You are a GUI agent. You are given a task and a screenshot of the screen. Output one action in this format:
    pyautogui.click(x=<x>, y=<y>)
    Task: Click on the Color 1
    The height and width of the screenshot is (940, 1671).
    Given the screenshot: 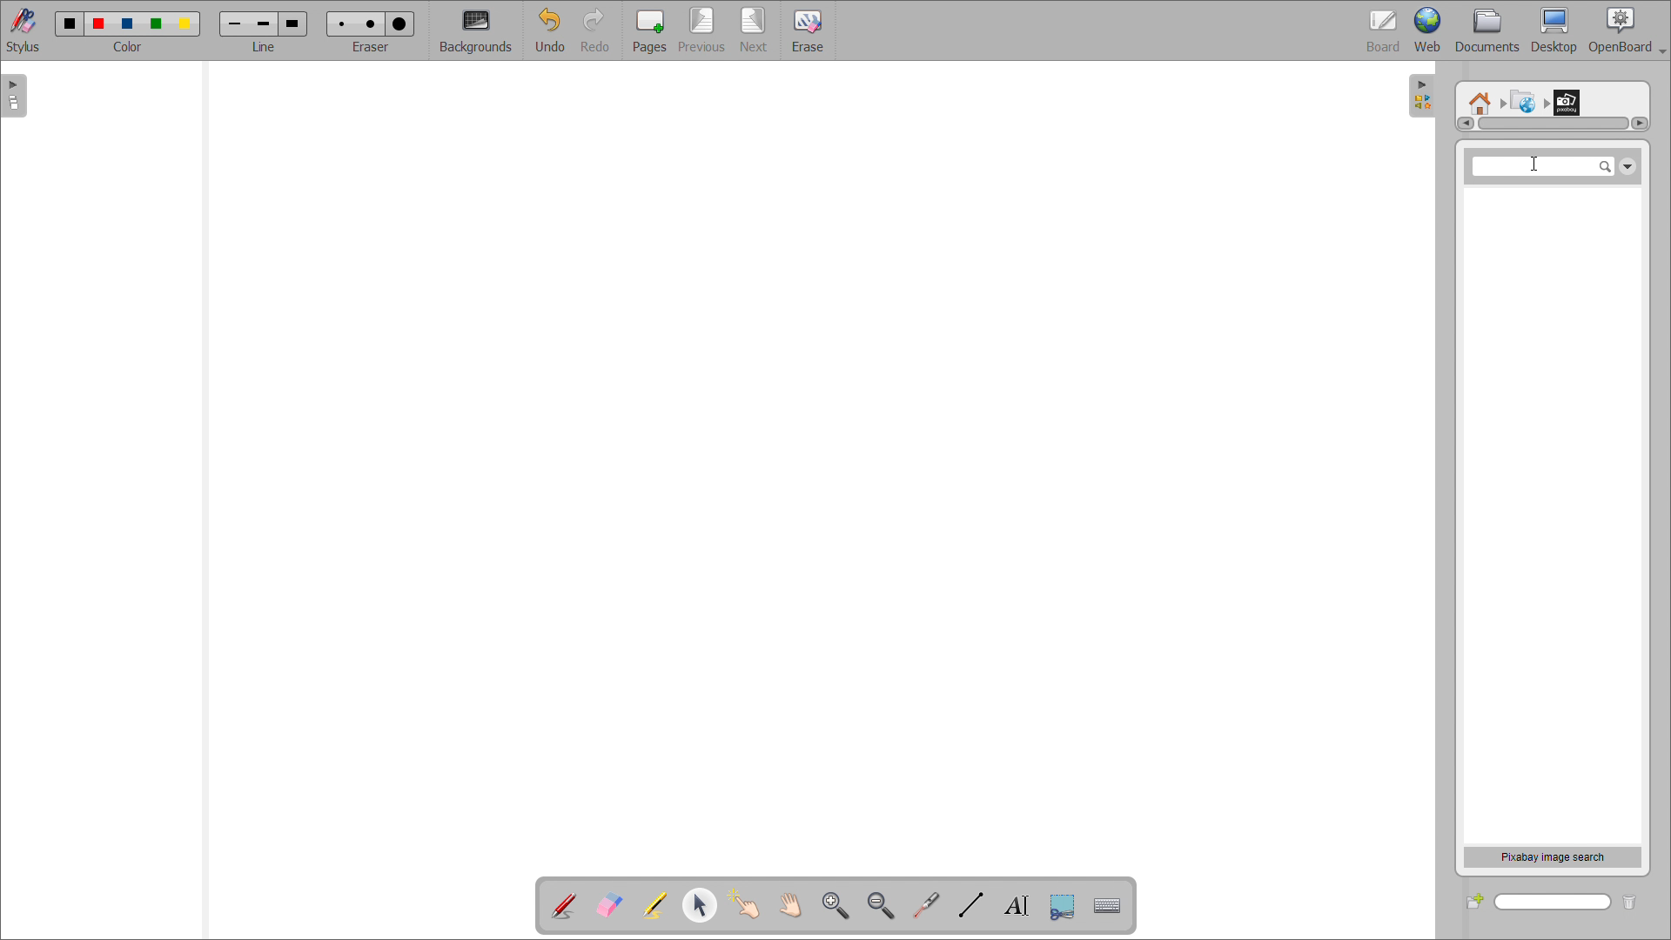 What is the action you would take?
    pyautogui.click(x=68, y=23)
    